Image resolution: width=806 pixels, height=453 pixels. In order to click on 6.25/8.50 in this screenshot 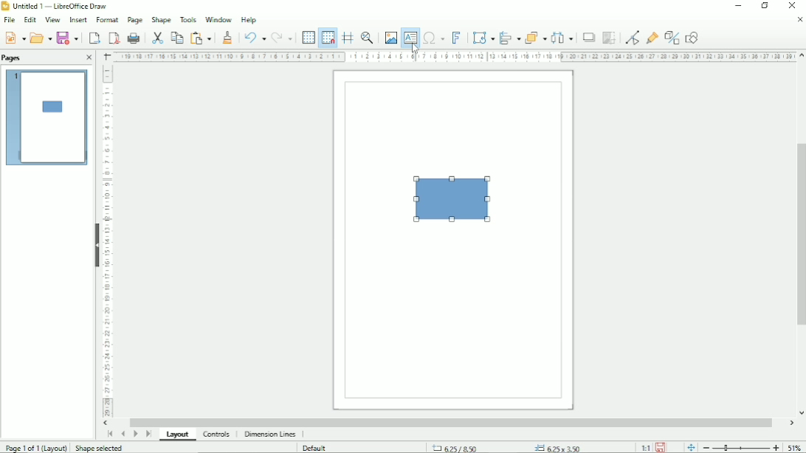, I will do `click(457, 447)`.